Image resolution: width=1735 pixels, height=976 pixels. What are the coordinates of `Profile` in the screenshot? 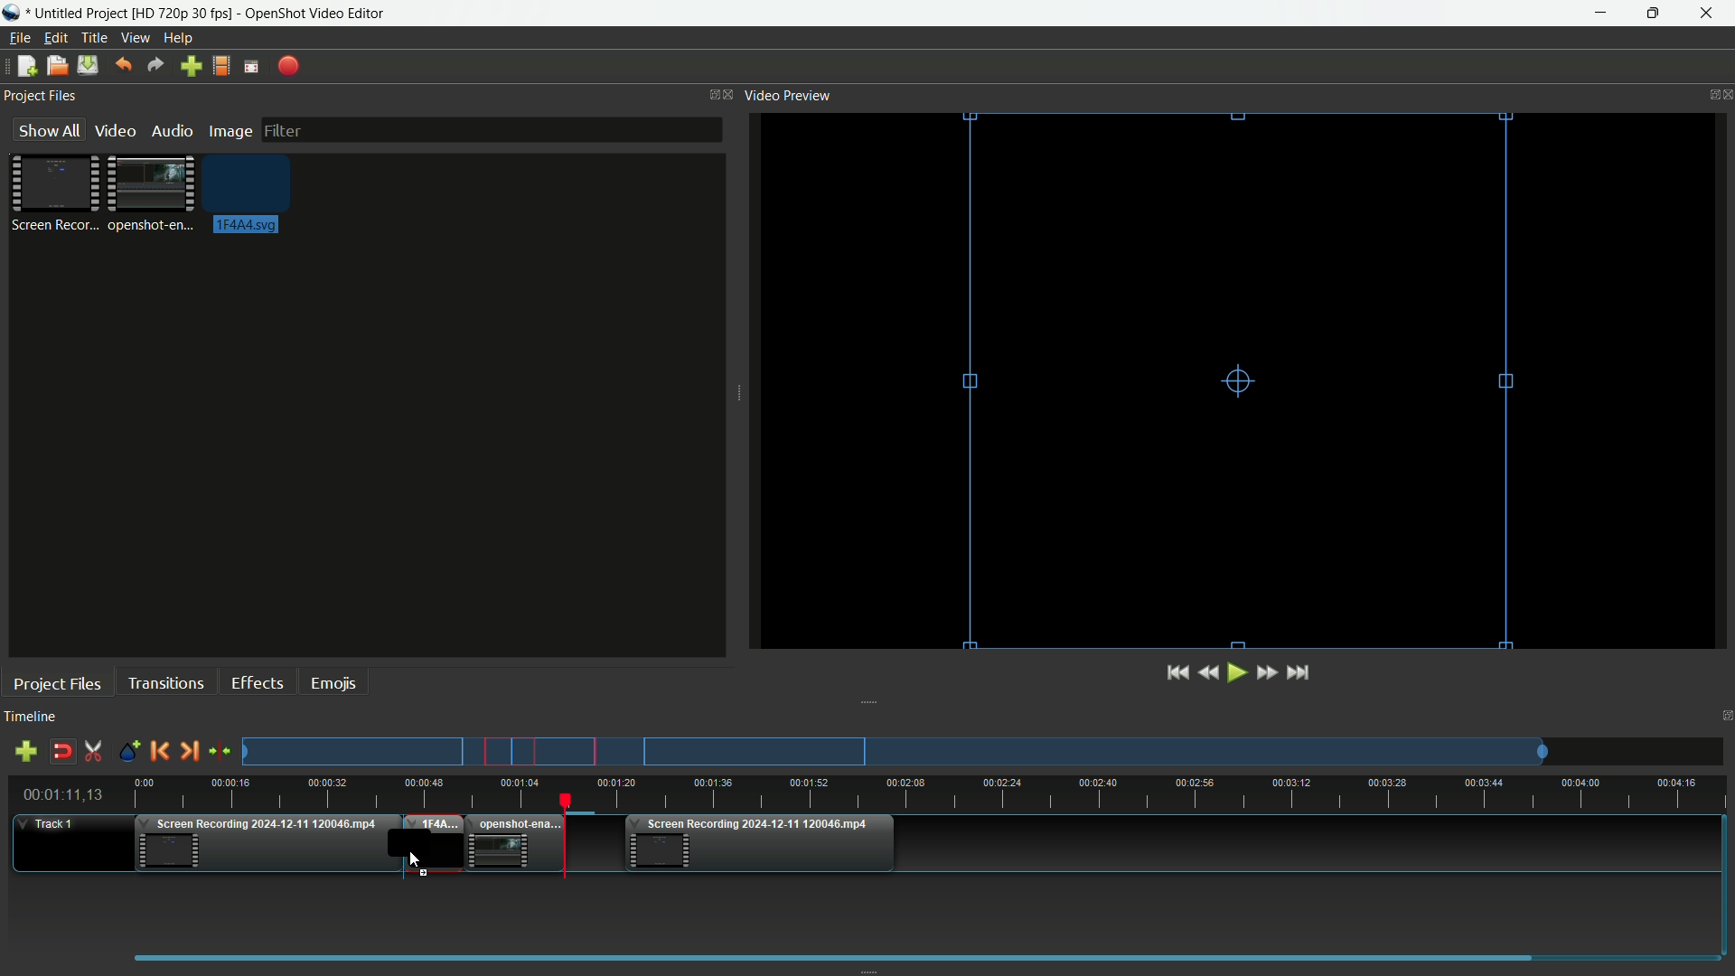 It's located at (220, 68).